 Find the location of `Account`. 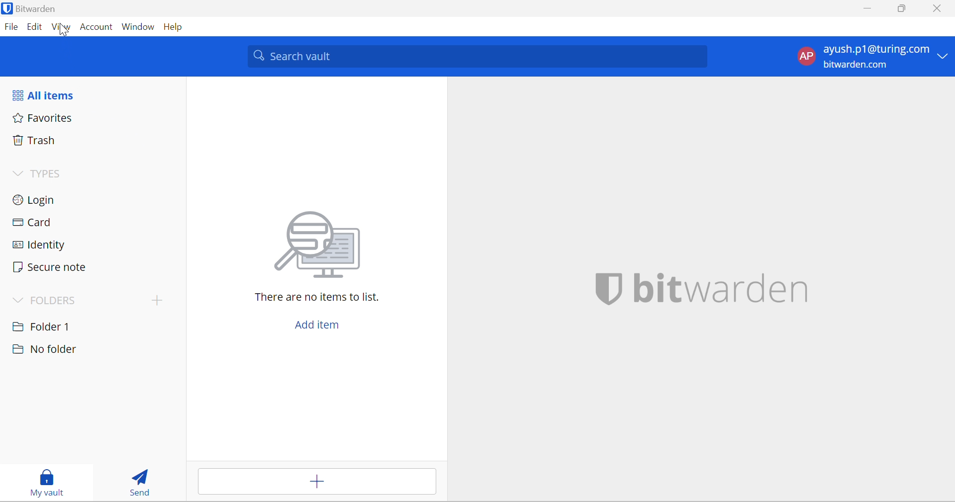

Account is located at coordinates (96, 28).